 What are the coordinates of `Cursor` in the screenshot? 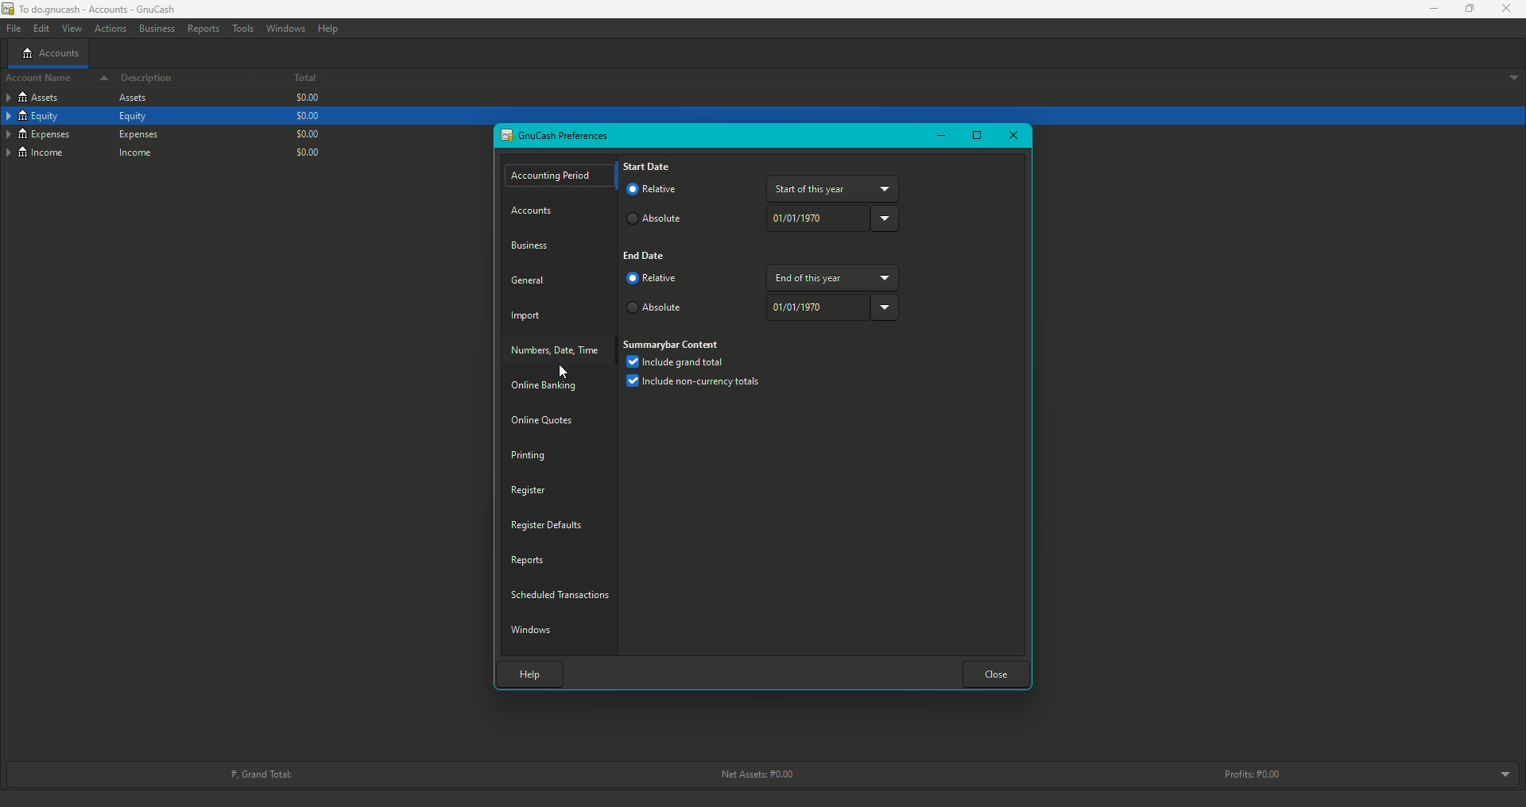 It's located at (562, 372).